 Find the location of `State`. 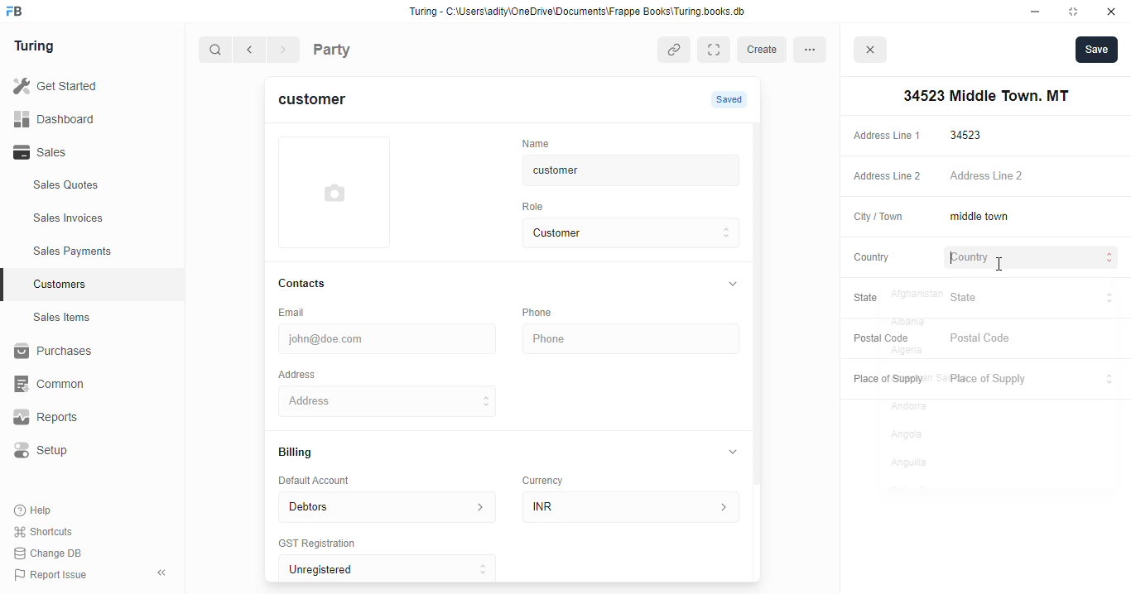

State is located at coordinates (874, 299).